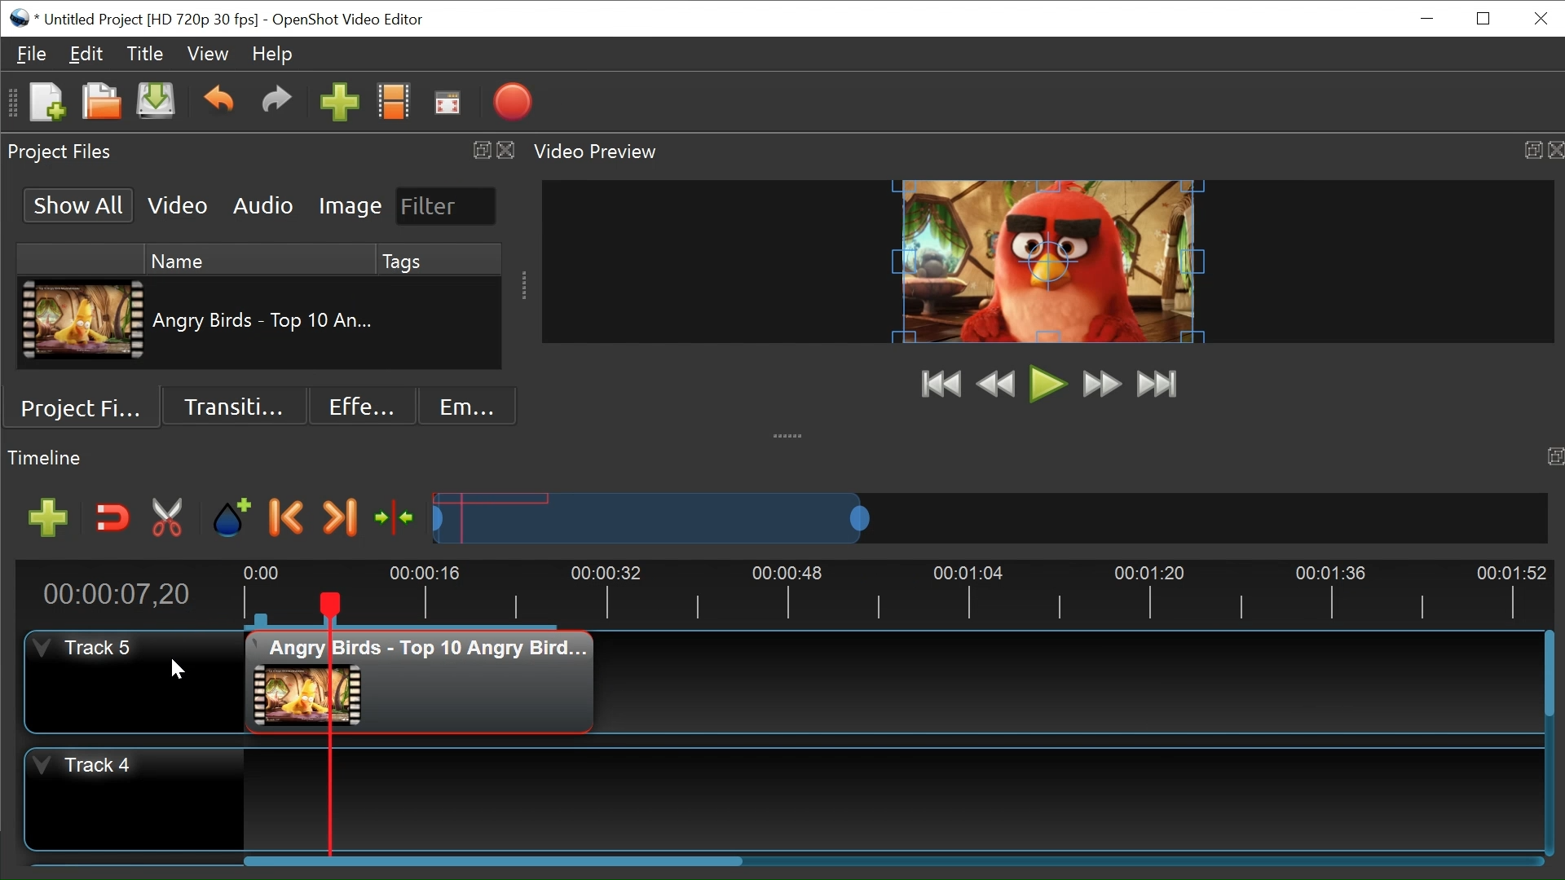 Image resolution: width=1565 pixels, height=880 pixels. Describe the element at coordinates (355, 20) in the screenshot. I see `OpenShot Video Editor` at that location.